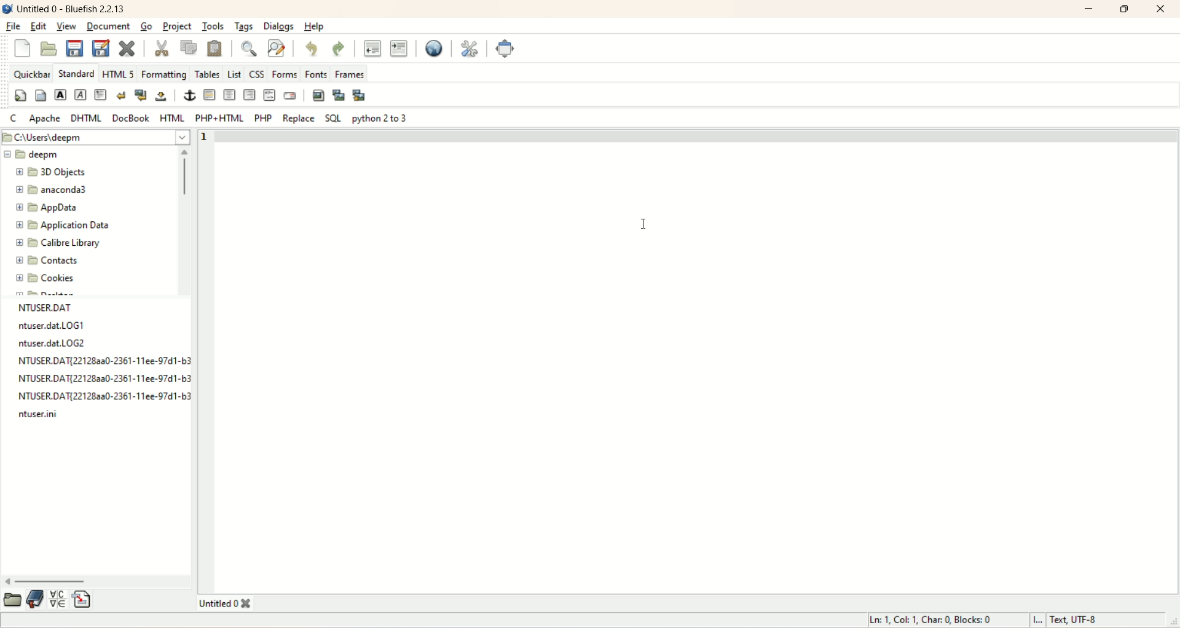 This screenshot has width=1180, height=628. I want to click on cookies, so click(45, 279).